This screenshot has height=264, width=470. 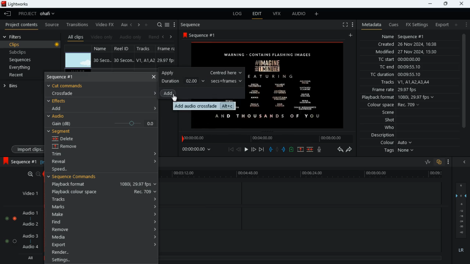 I want to click on overlap, so click(x=440, y=162).